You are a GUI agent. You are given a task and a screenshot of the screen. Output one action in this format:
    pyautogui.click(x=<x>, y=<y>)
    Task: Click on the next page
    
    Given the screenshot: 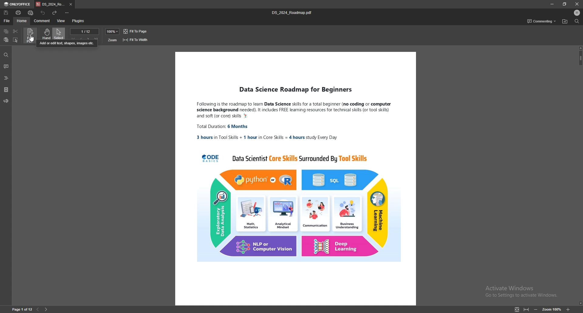 What is the action you would take?
    pyautogui.click(x=46, y=309)
    